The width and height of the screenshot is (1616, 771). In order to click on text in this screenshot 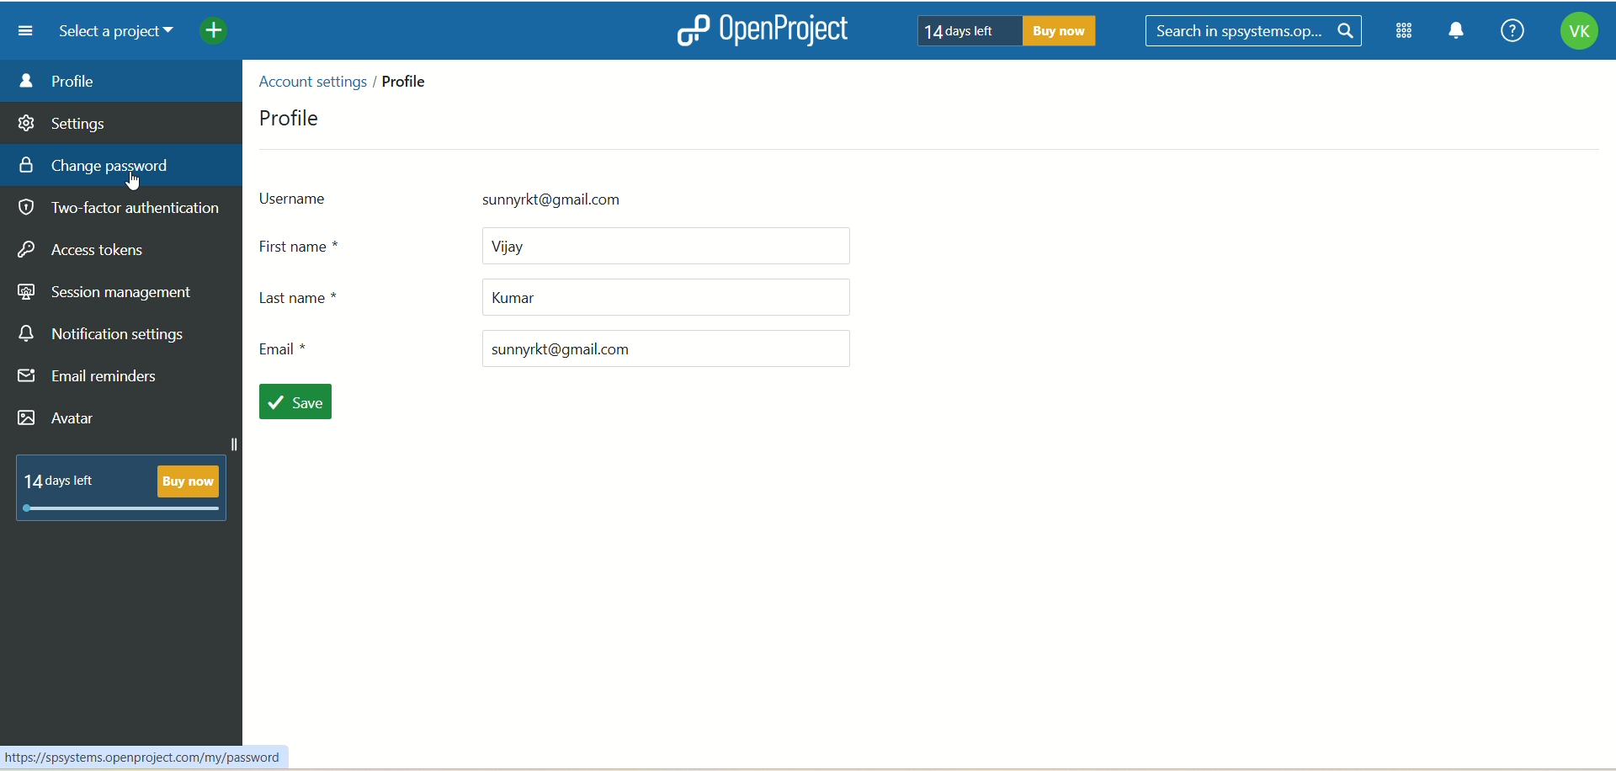, I will do `click(1001, 29)`.